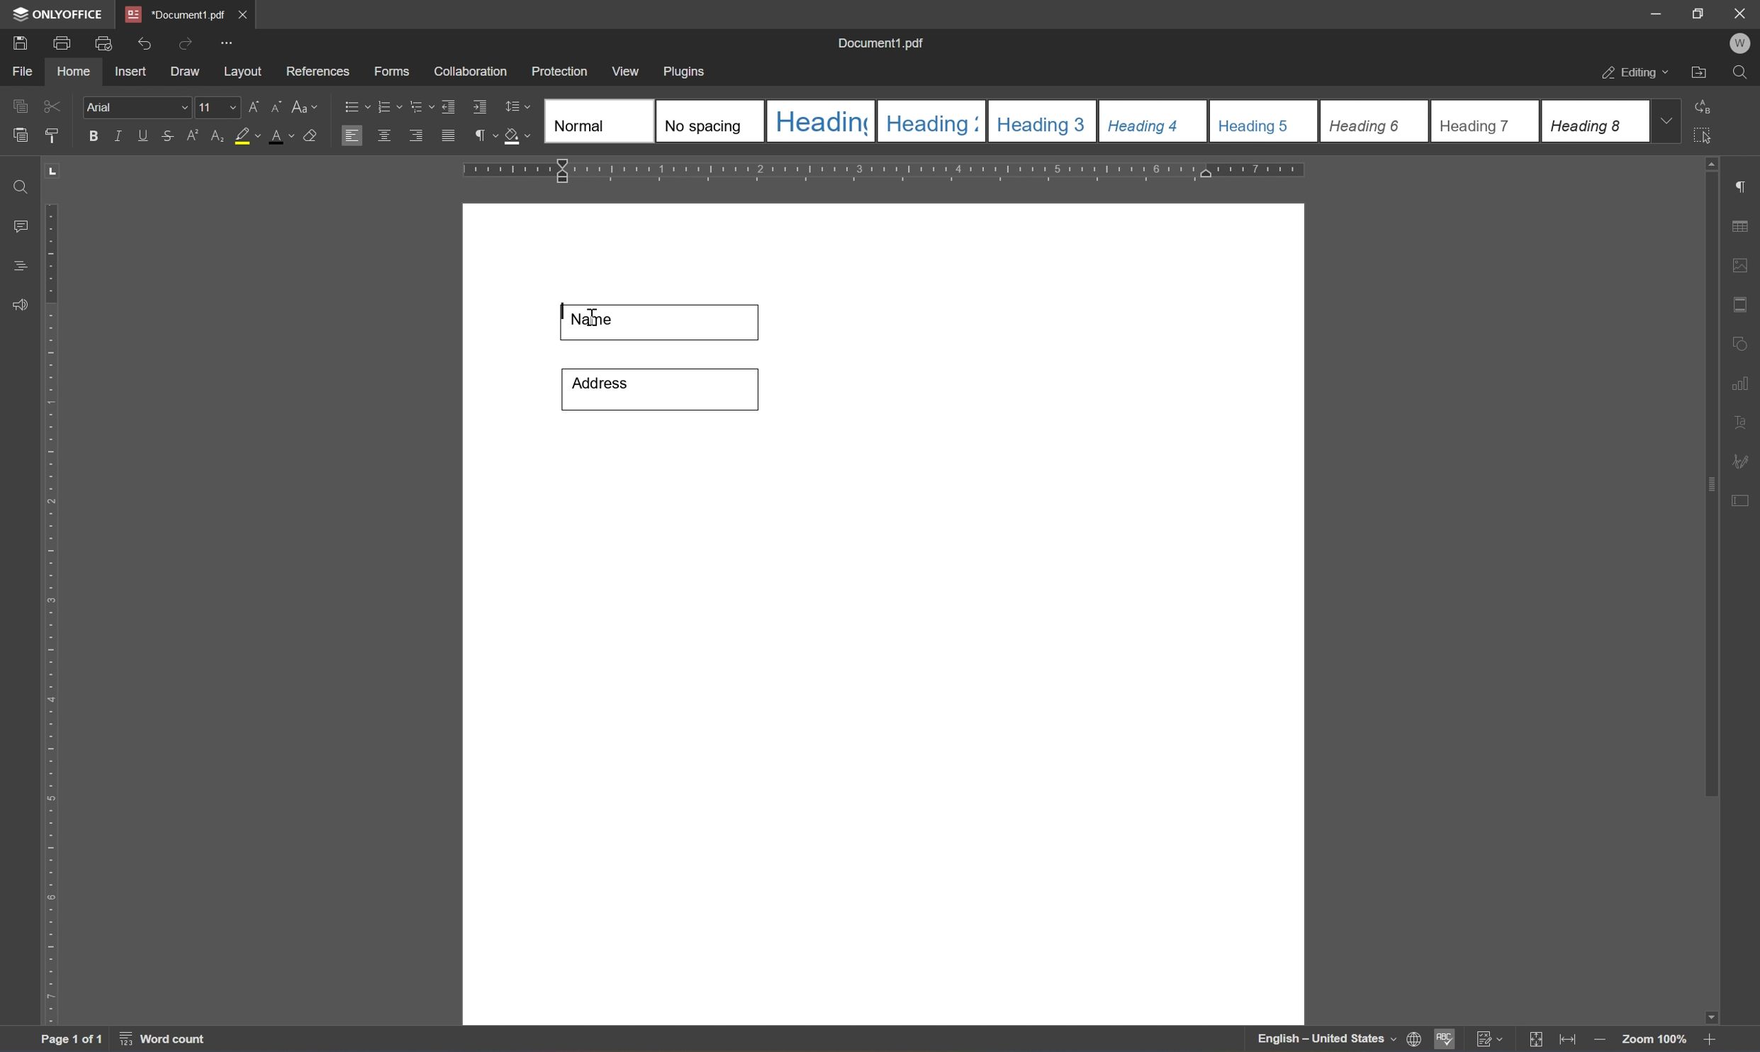 The width and height of the screenshot is (1760, 1052). I want to click on chart settings, so click(1744, 384).